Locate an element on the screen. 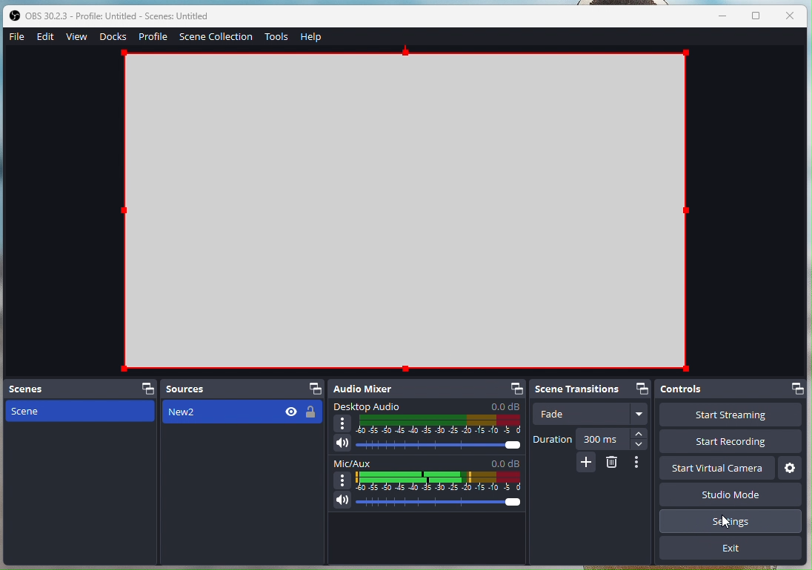 The height and width of the screenshot is (570, 812). minimise is located at coordinates (727, 16).